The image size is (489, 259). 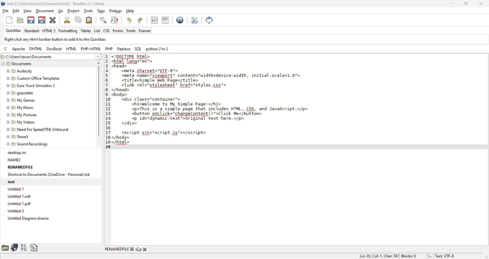 I want to click on Euro Truck Simulator 2, so click(x=31, y=85).